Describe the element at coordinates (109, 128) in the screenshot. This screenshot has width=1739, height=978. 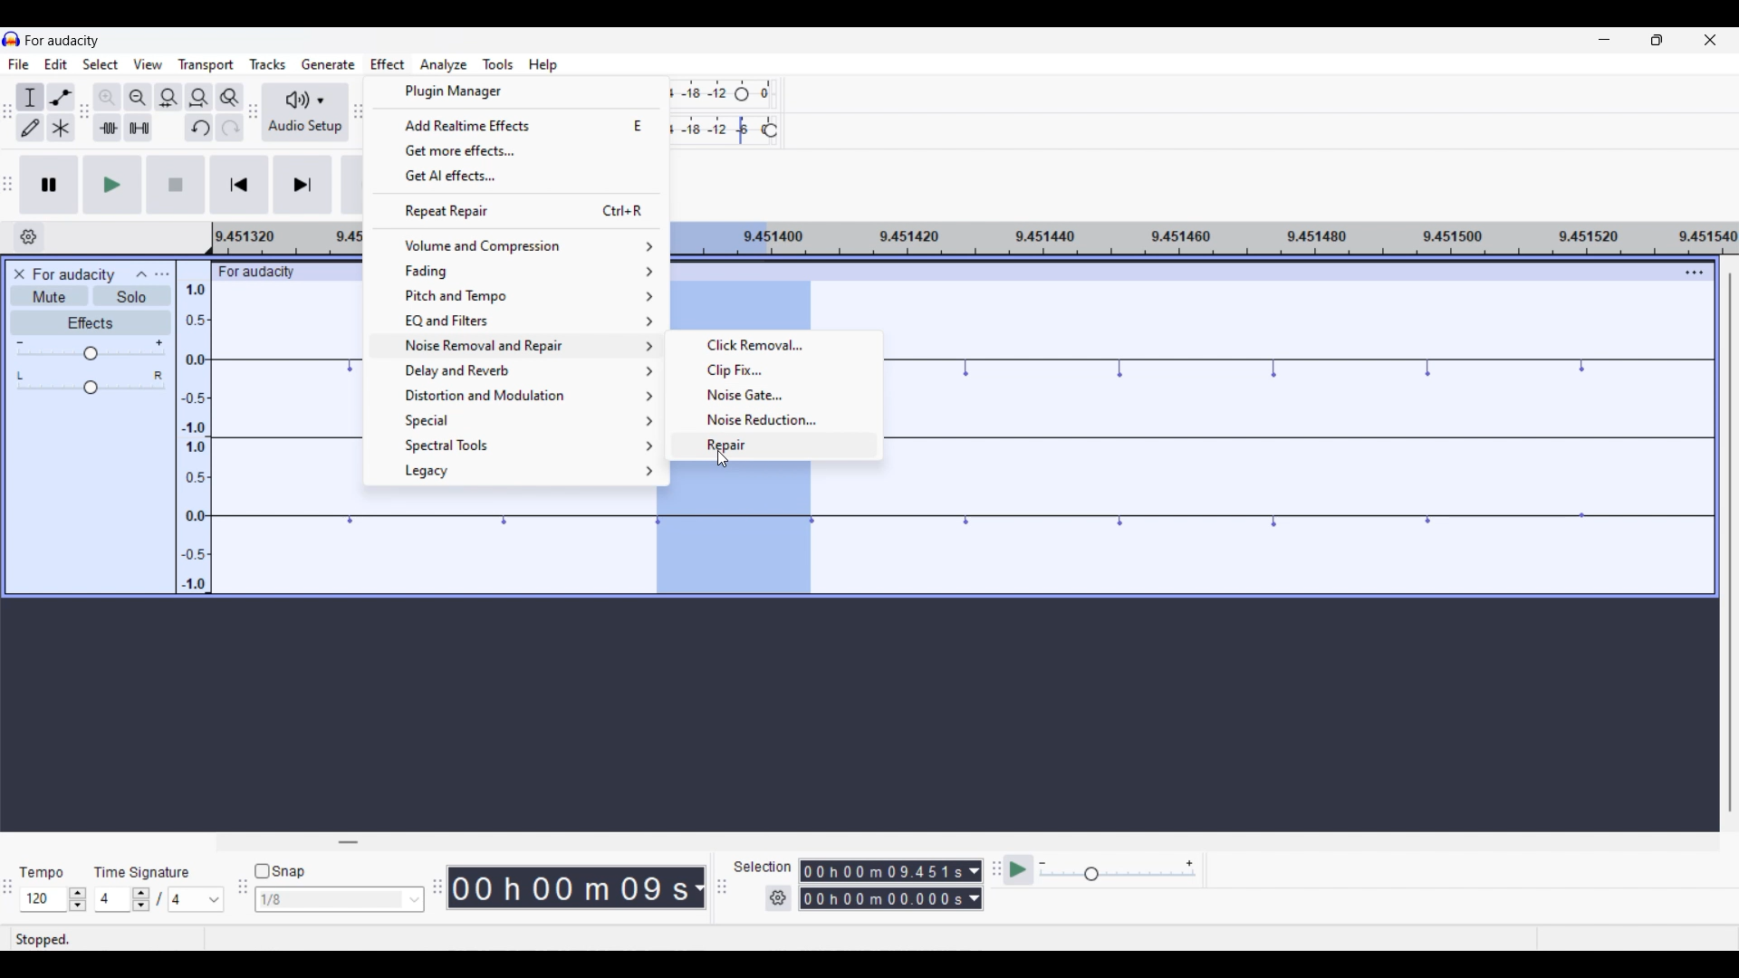
I see `Trim audio outside selection` at that location.